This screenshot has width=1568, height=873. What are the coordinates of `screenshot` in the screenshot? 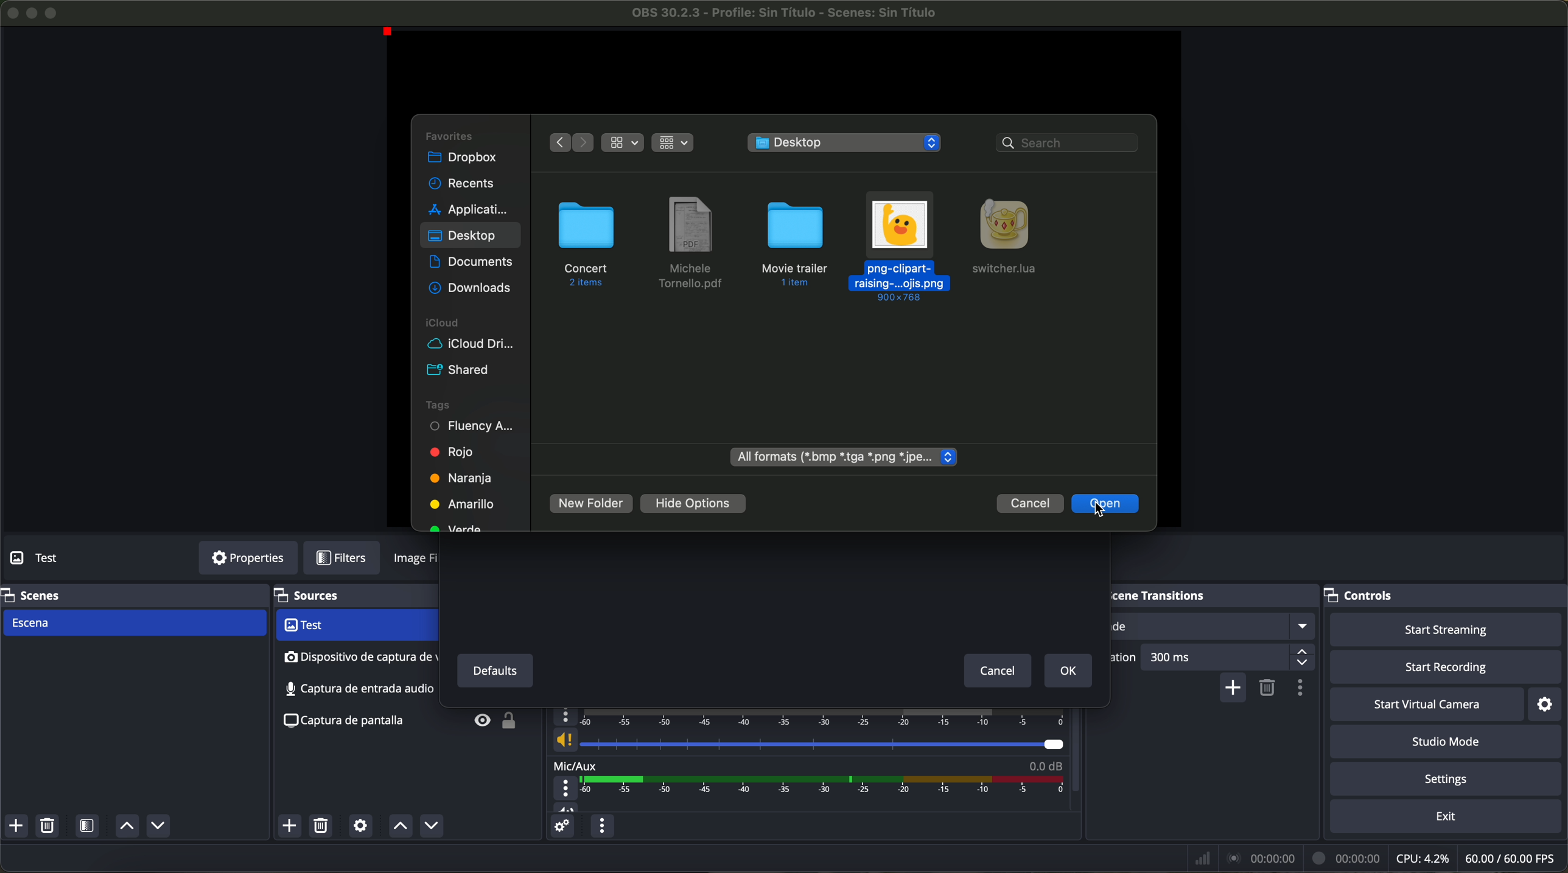 It's located at (349, 722).